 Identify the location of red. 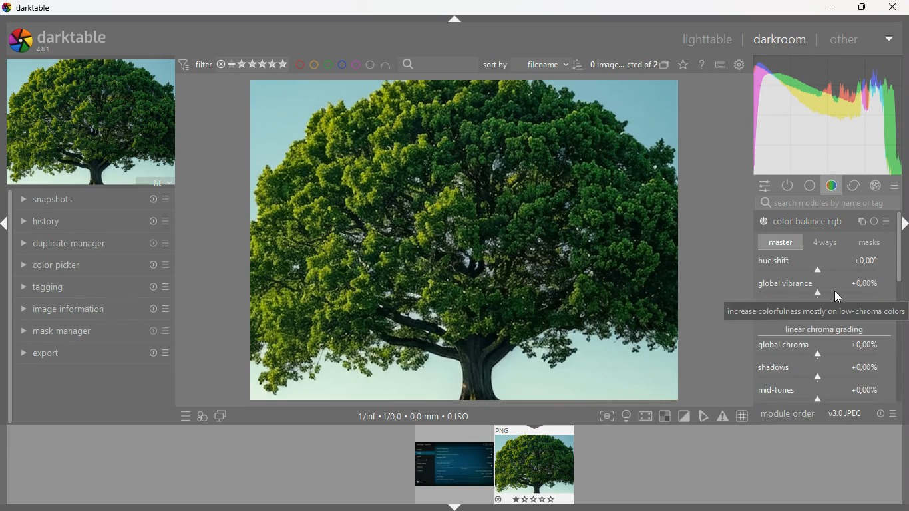
(299, 66).